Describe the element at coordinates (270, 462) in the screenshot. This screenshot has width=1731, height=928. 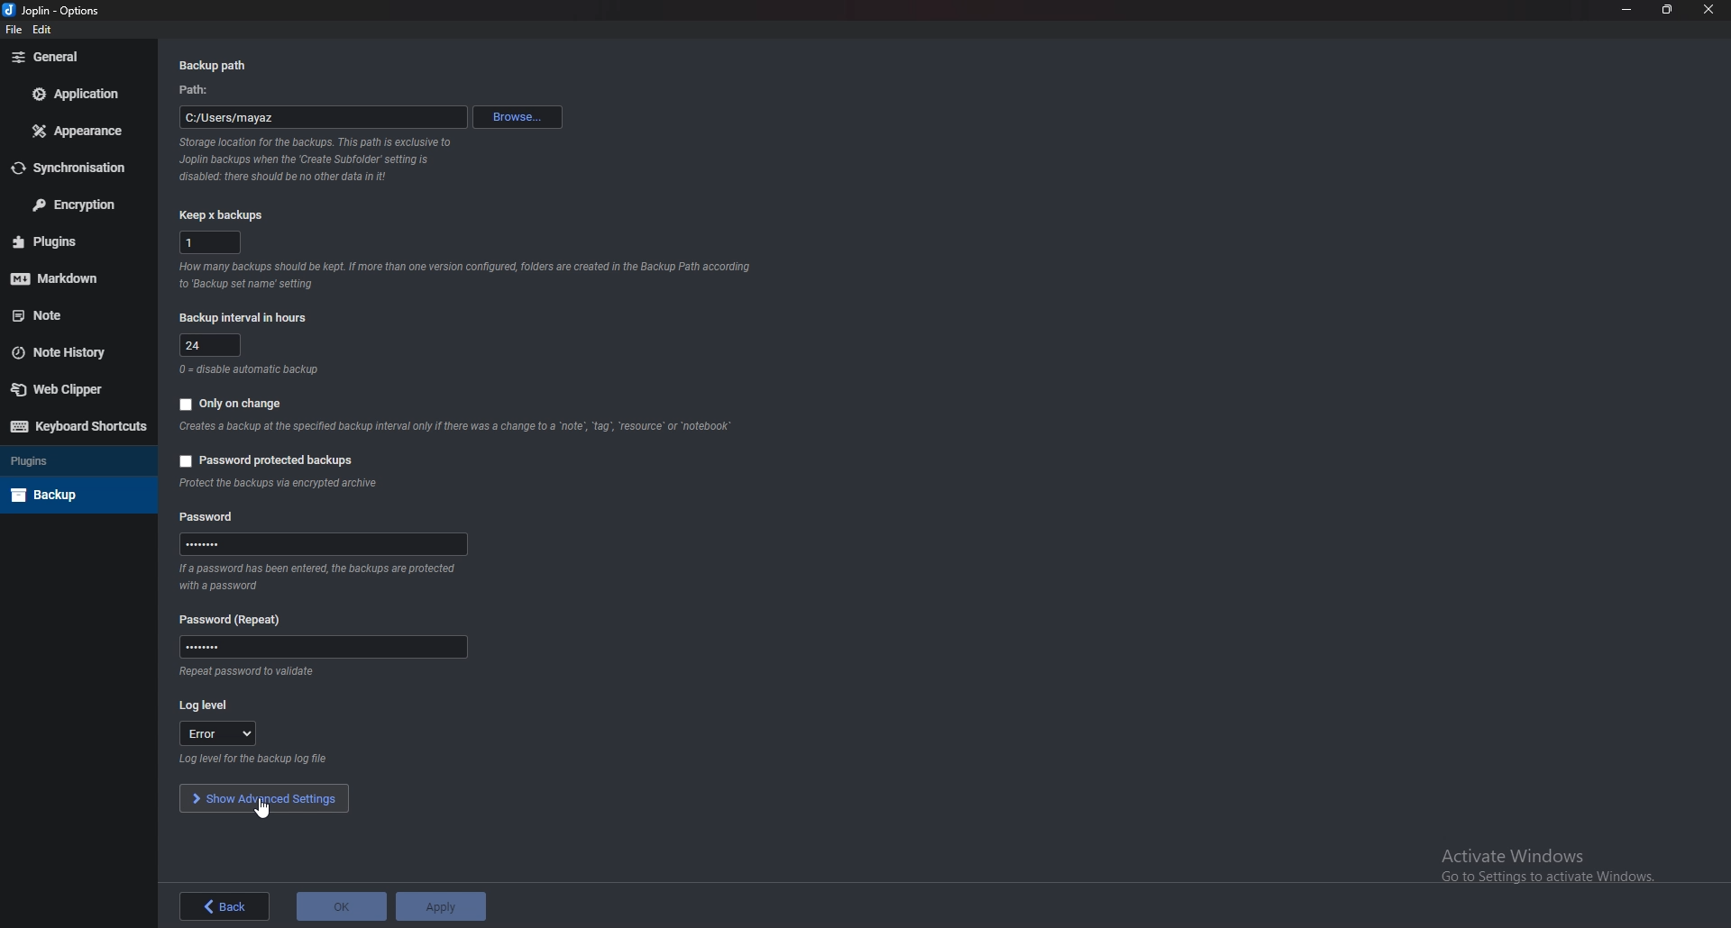
I see `Password protected backups` at that location.